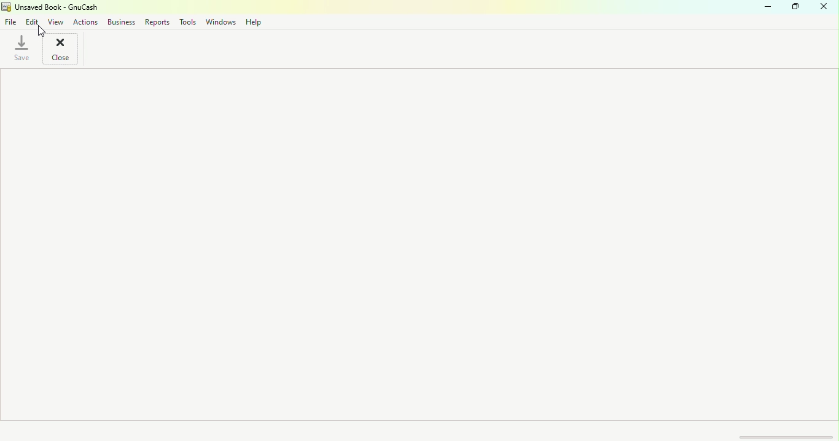  What do you see at coordinates (34, 23) in the screenshot?
I see `Edit` at bounding box center [34, 23].